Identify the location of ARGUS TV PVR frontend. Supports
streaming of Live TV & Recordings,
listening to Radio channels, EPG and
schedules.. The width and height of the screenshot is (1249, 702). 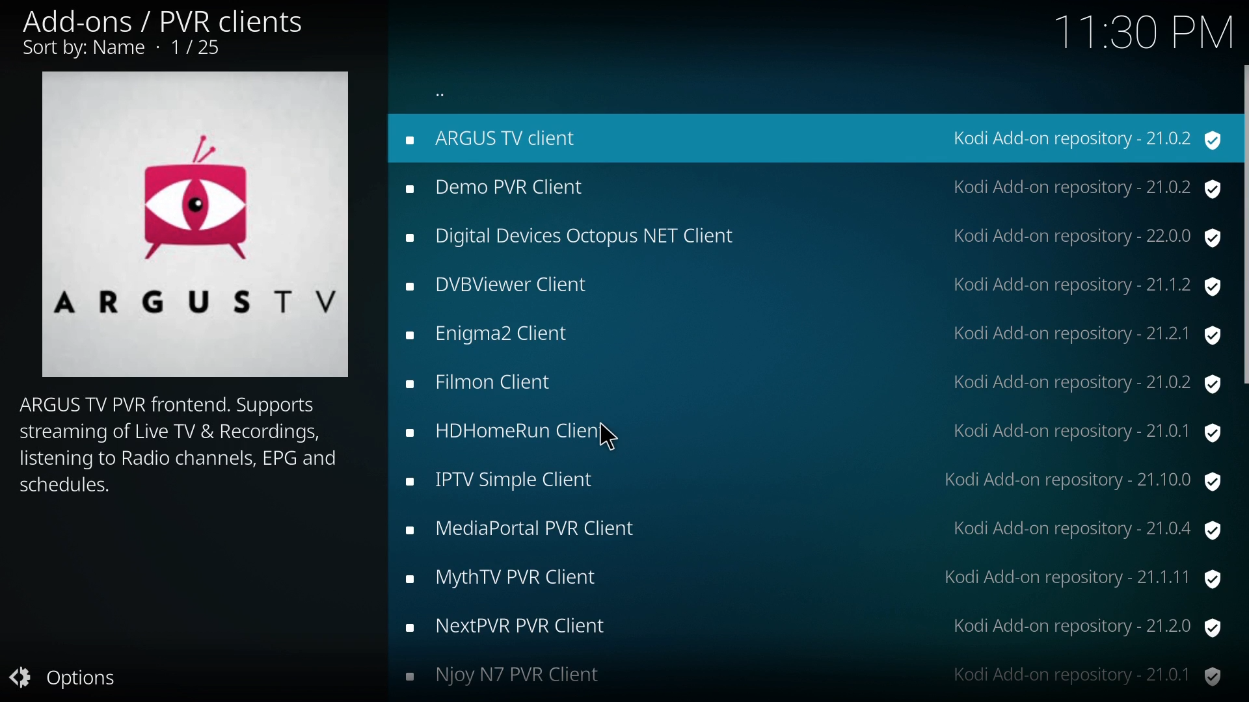
(176, 447).